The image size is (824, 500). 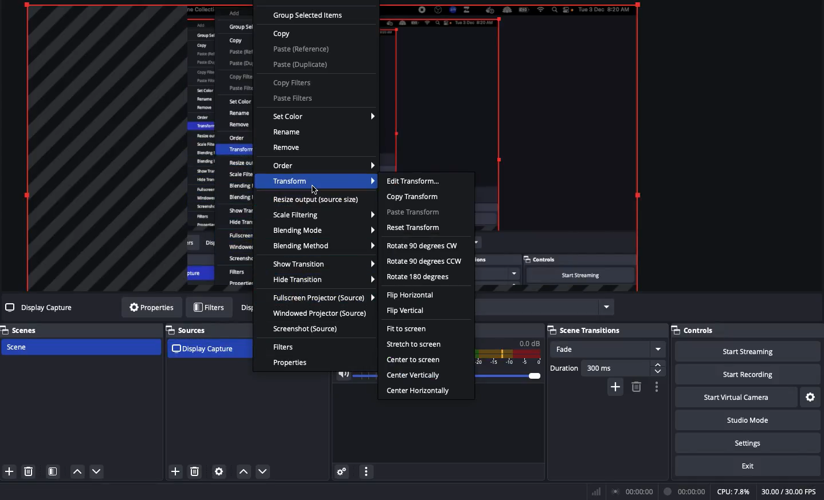 I want to click on Settings, so click(x=752, y=444).